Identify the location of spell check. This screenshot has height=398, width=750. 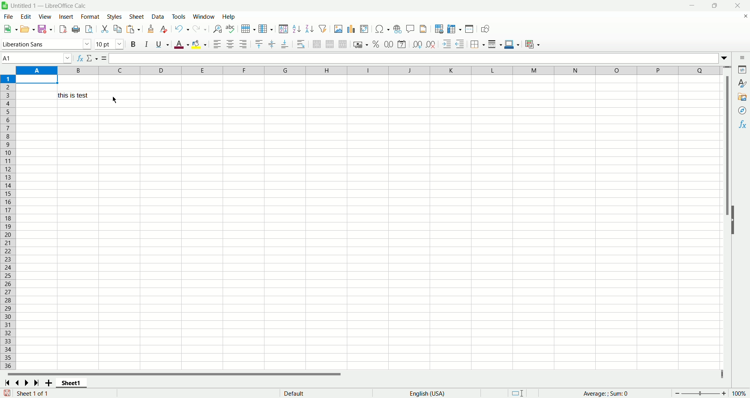
(232, 29).